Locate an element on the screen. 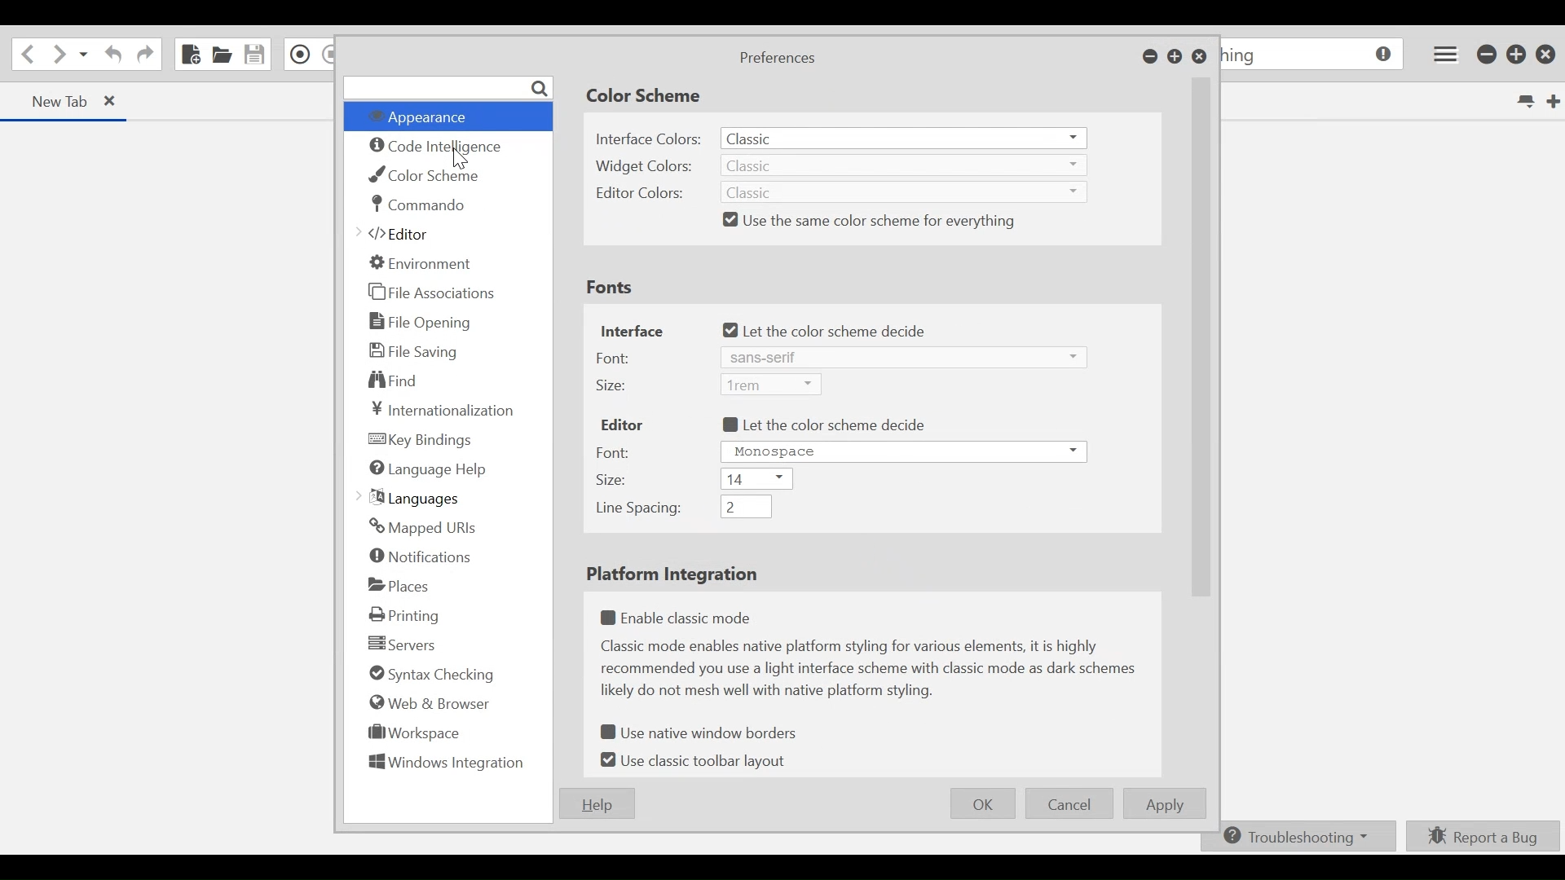 This screenshot has width=1565, height=880. Go back one location is located at coordinates (25, 55).